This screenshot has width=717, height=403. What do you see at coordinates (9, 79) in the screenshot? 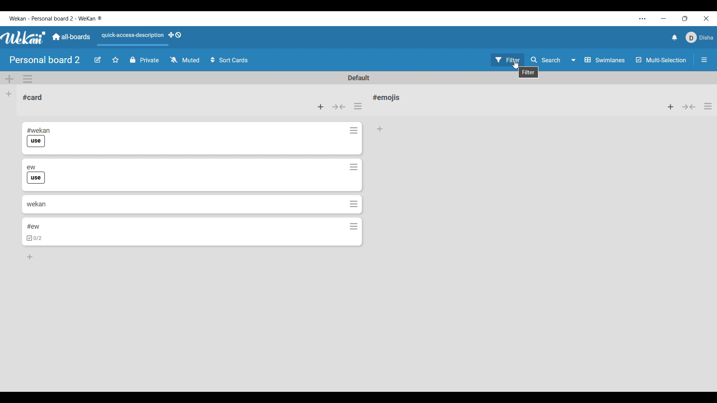
I see `Add swimlane` at bounding box center [9, 79].